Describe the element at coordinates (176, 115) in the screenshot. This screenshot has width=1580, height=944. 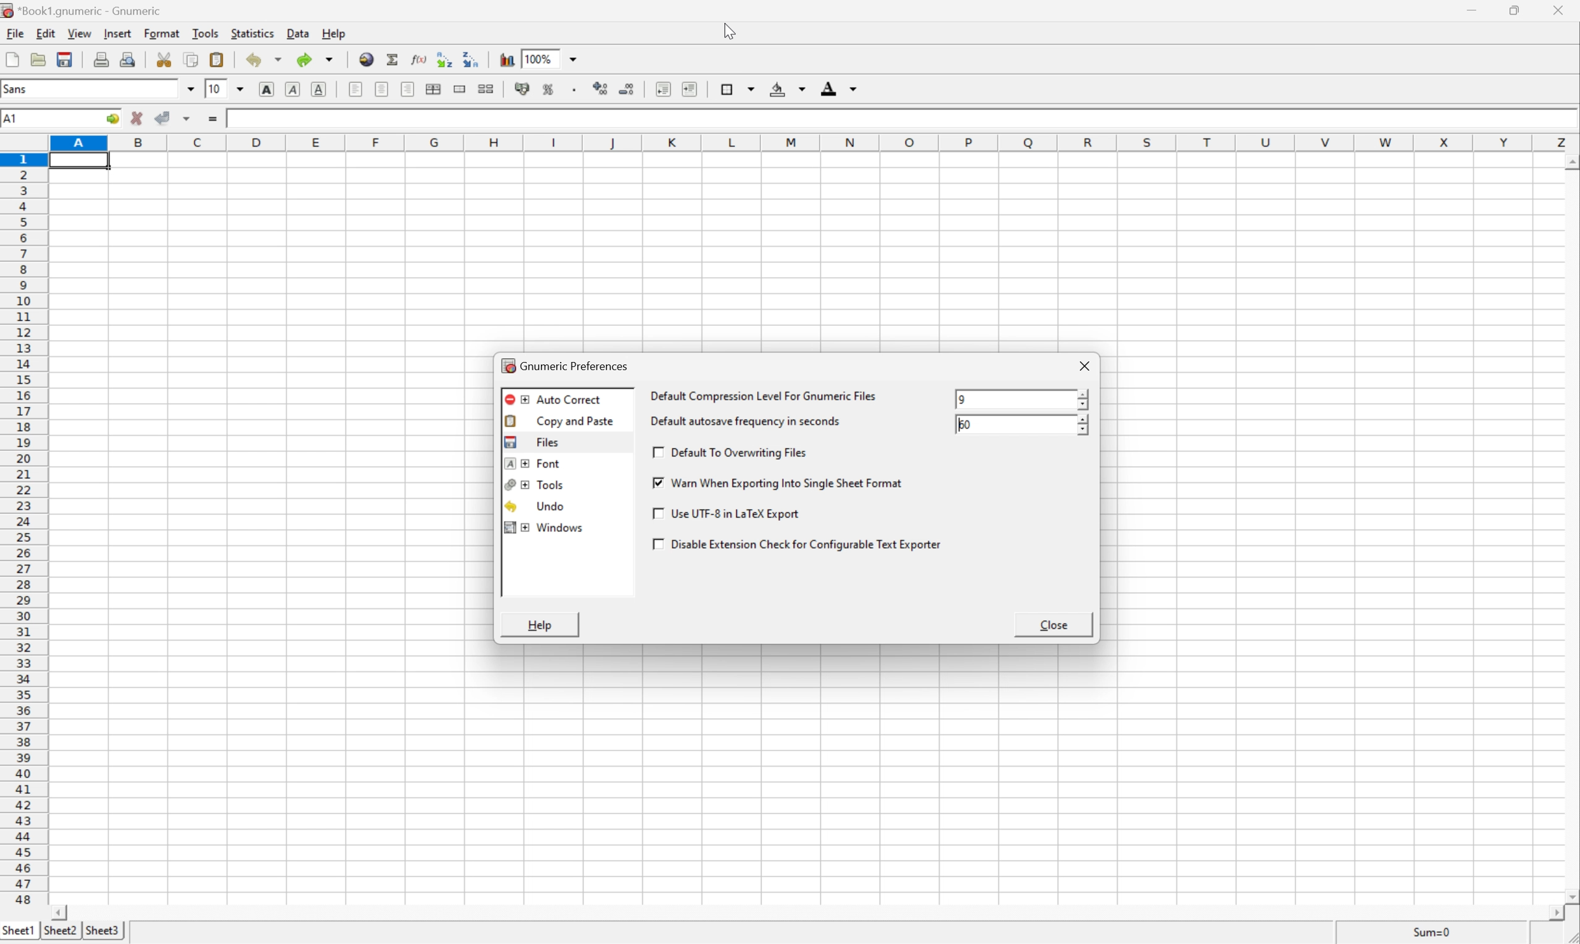
I see `accept changes across selection` at that location.